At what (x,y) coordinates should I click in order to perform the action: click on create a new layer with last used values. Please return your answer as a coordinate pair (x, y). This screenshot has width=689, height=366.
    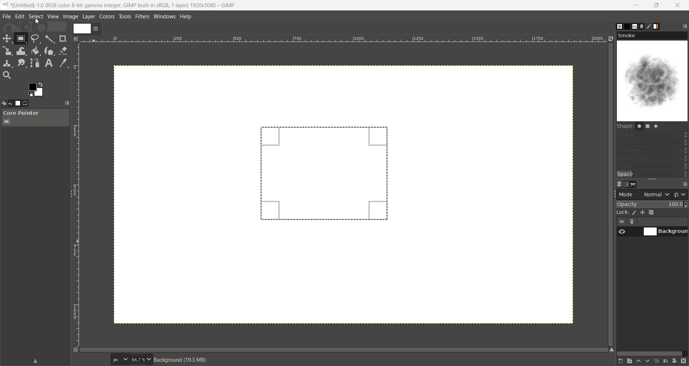
    Looking at the image, I should click on (620, 361).